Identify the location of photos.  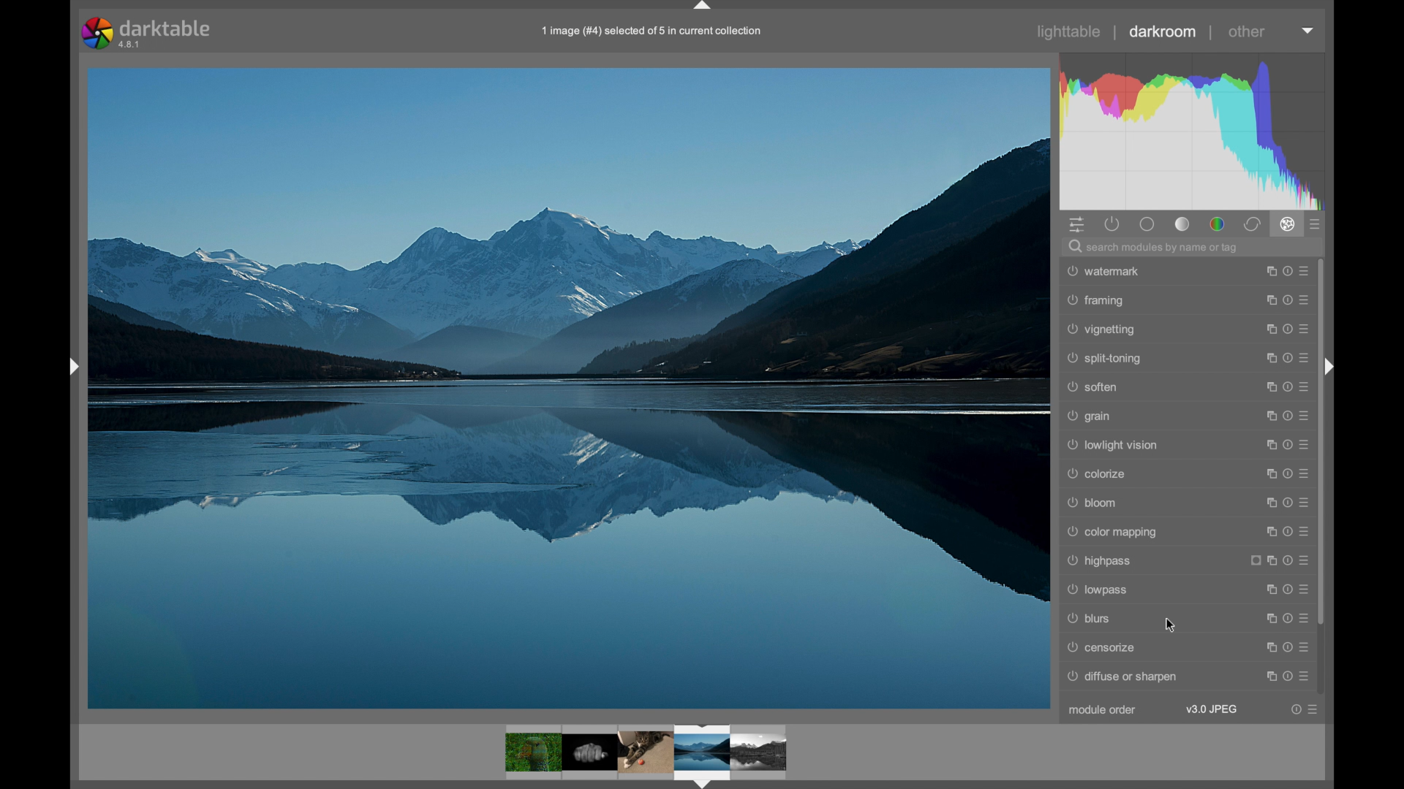
(646, 754).